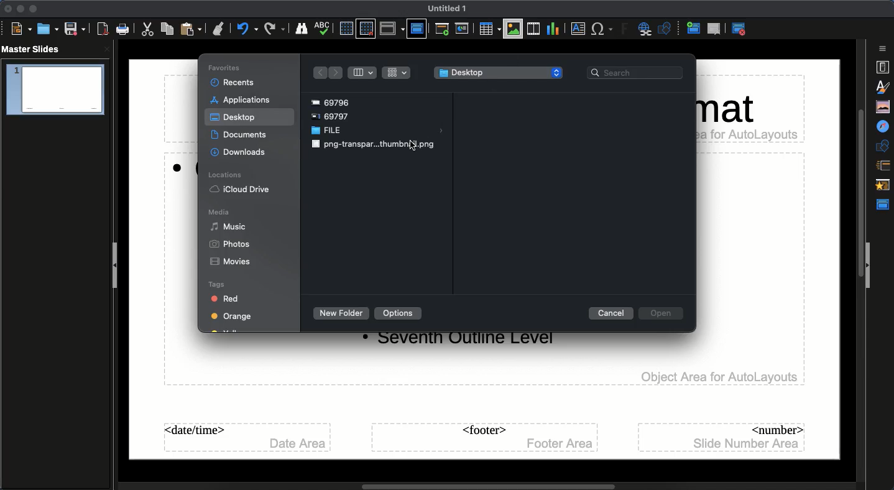  What do you see at coordinates (226, 176) in the screenshot?
I see `Locations` at bounding box center [226, 176].